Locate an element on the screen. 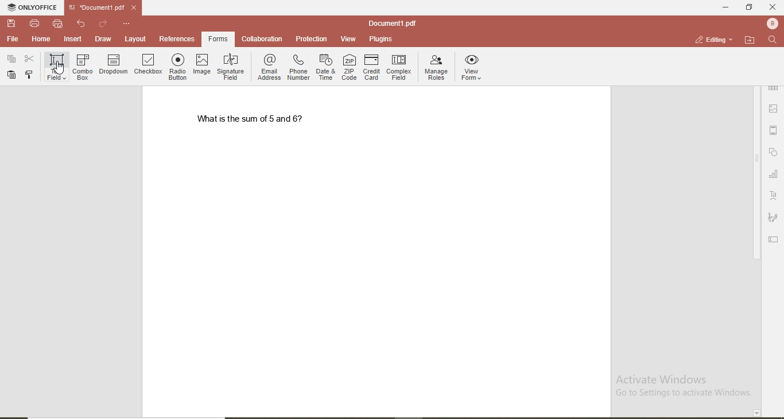  protection is located at coordinates (312, 39).